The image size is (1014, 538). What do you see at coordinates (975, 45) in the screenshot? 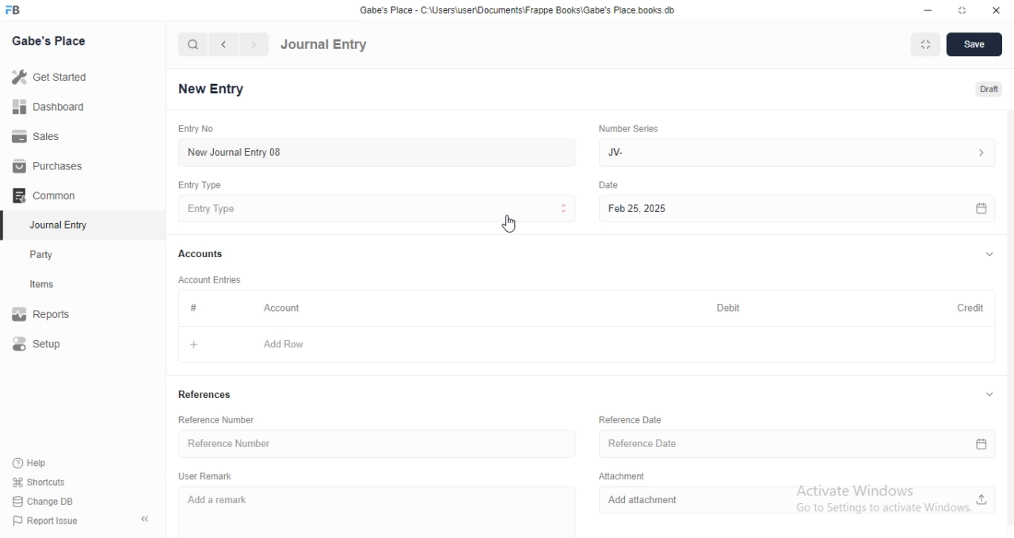
I see `Save` at bounding box center [975, 45].